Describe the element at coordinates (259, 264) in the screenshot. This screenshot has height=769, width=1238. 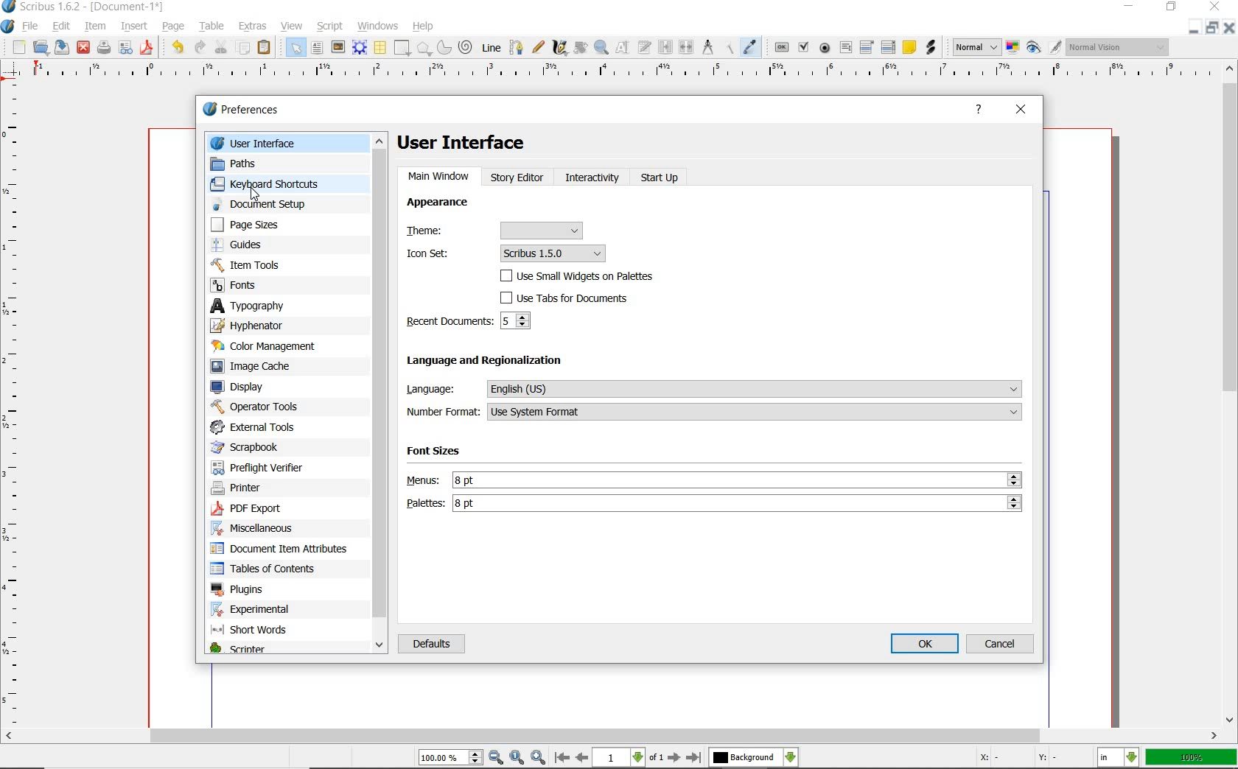
I see `item tools` at that location.